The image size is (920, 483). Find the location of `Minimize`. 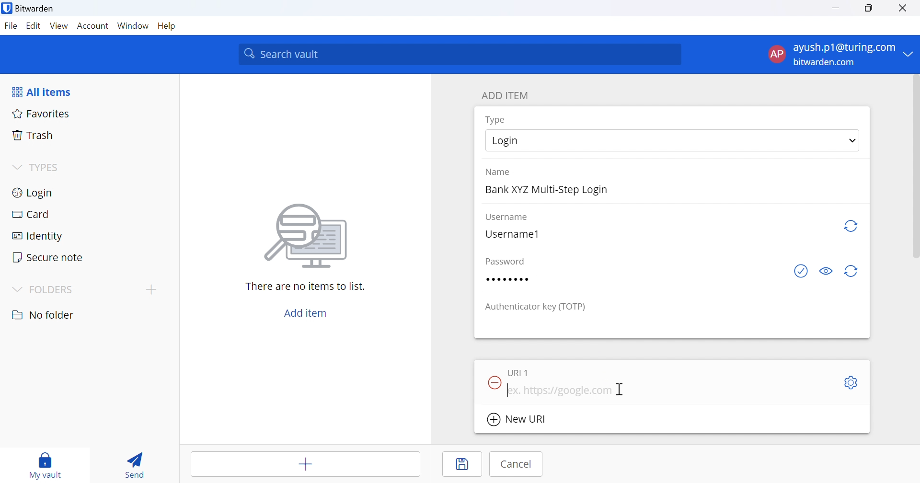

Minimize is located at coordinates (835, 9).